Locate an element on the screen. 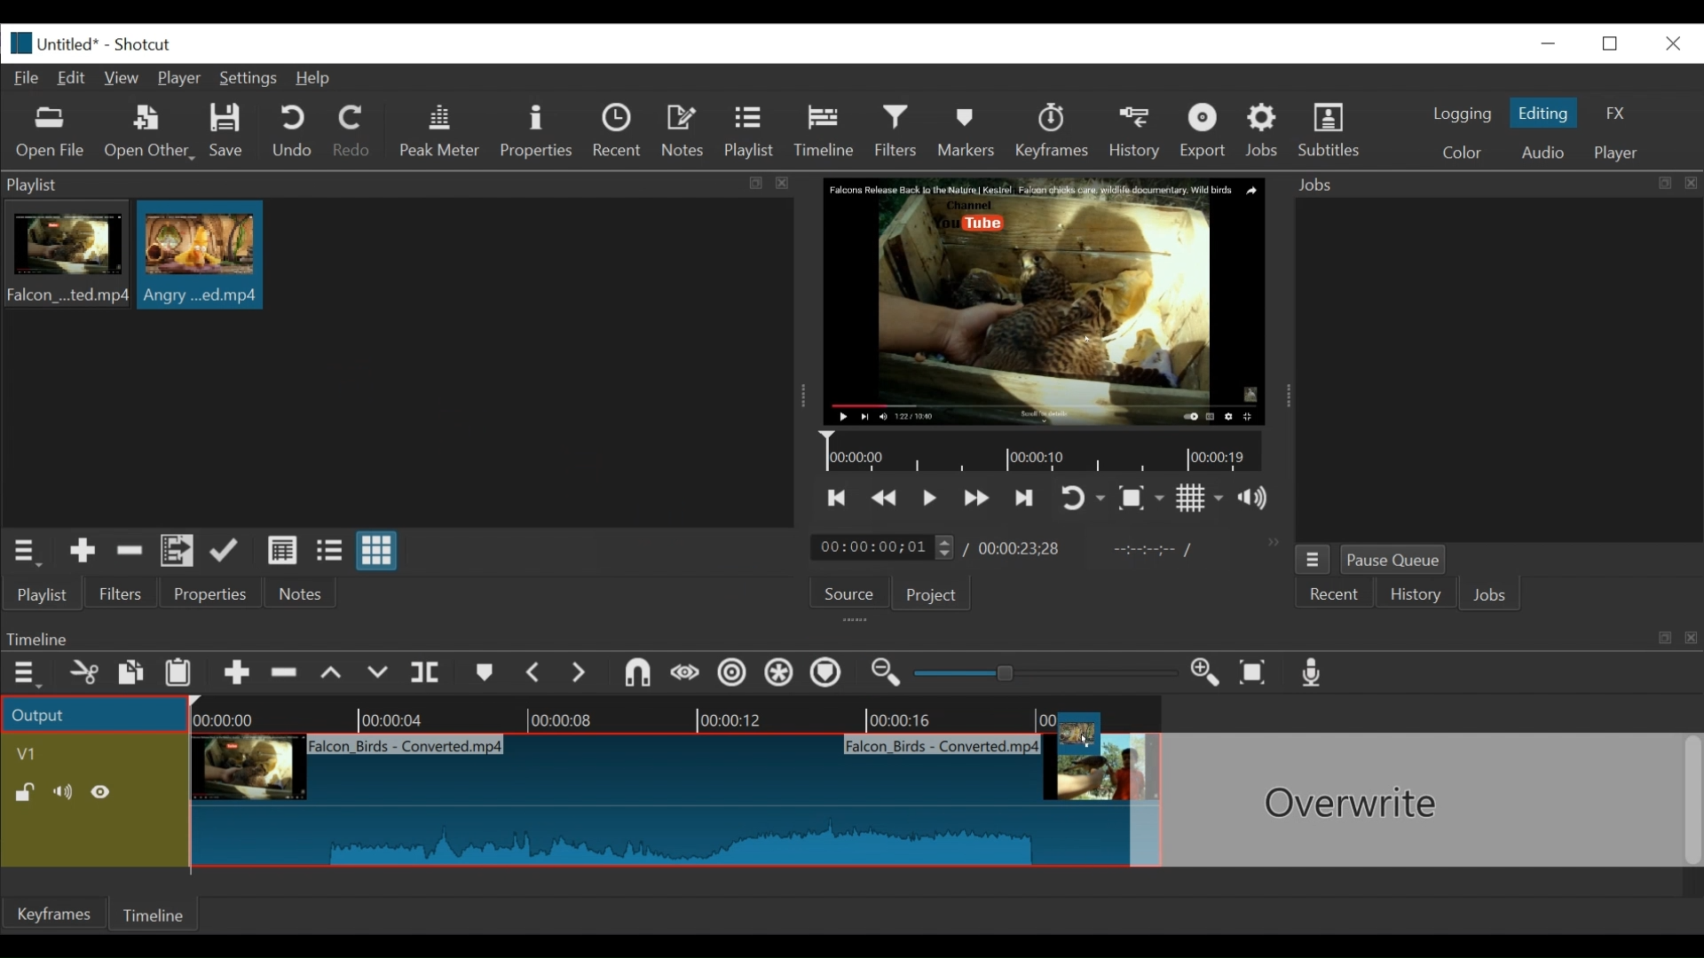 This screenshot has width=1704, height=958. media viewer is located at coordinates (1042, 301).